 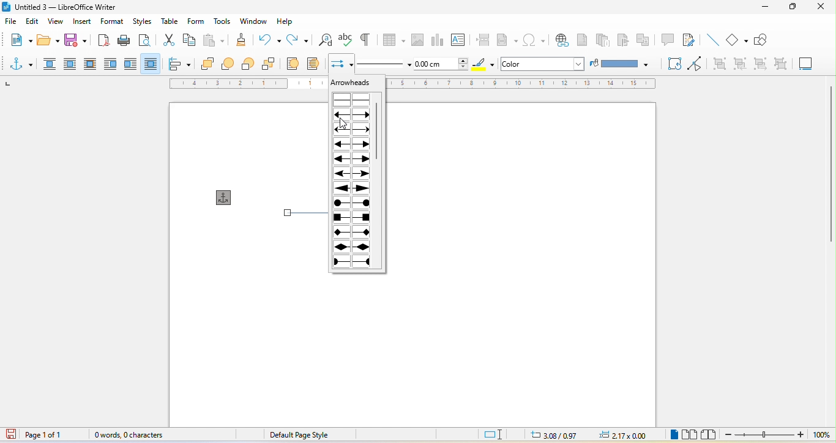 What do you see at coordinates (383, 64) in the screenshot?
I see `line style` at bounding box center [383, 64].